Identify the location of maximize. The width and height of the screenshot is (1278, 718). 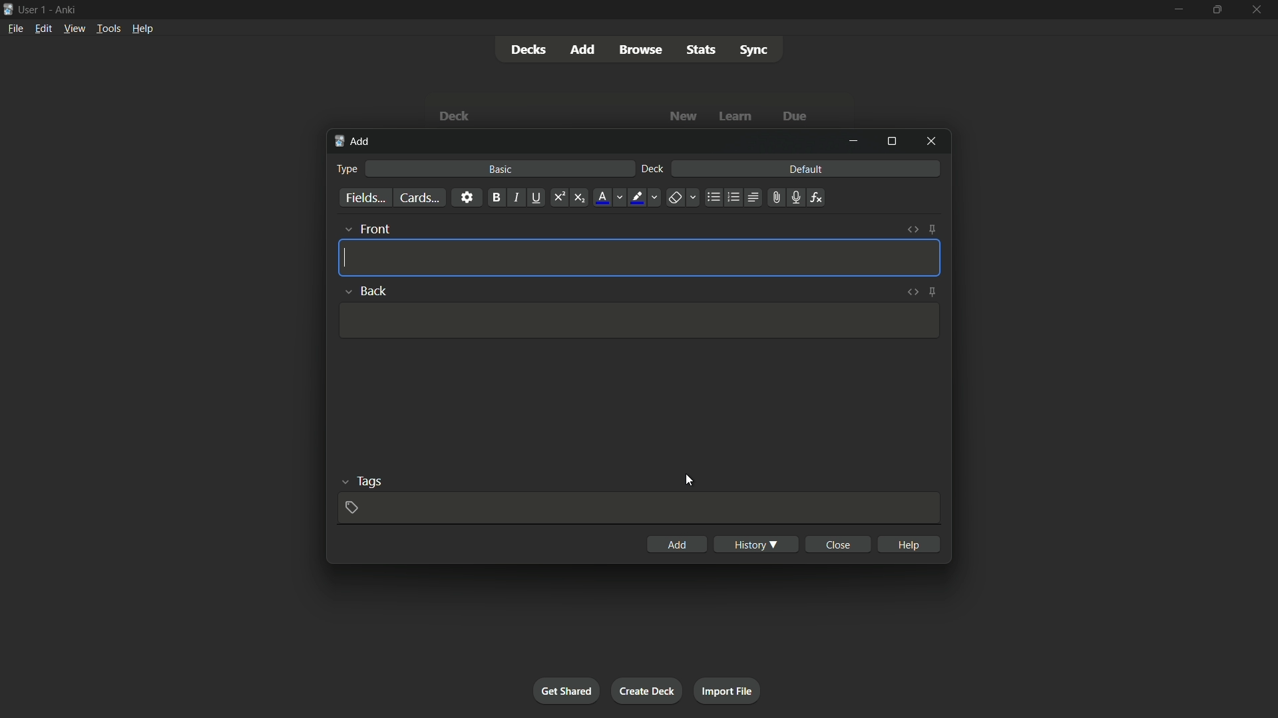
(1219, 10).